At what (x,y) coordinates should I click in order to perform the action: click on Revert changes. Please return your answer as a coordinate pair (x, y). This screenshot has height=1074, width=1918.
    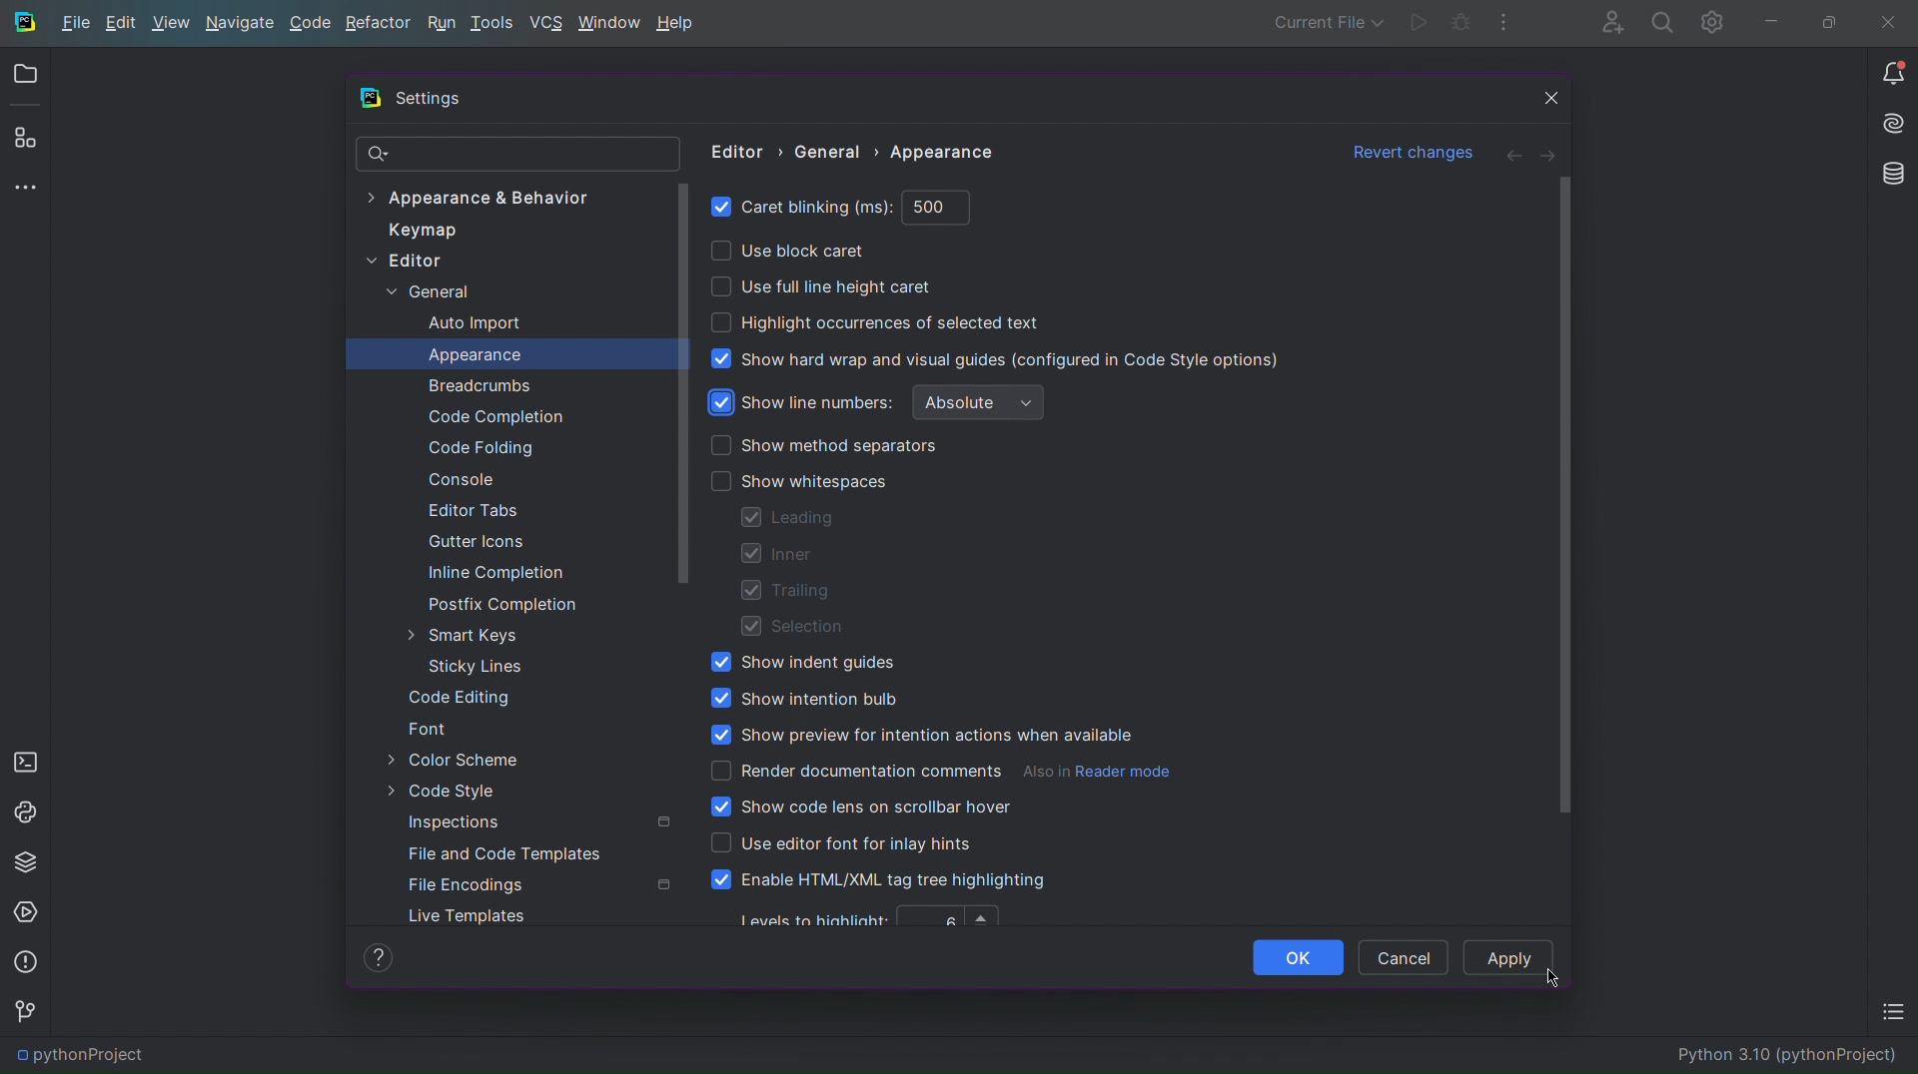
    Looking at the image, I should click on (1411, 152).